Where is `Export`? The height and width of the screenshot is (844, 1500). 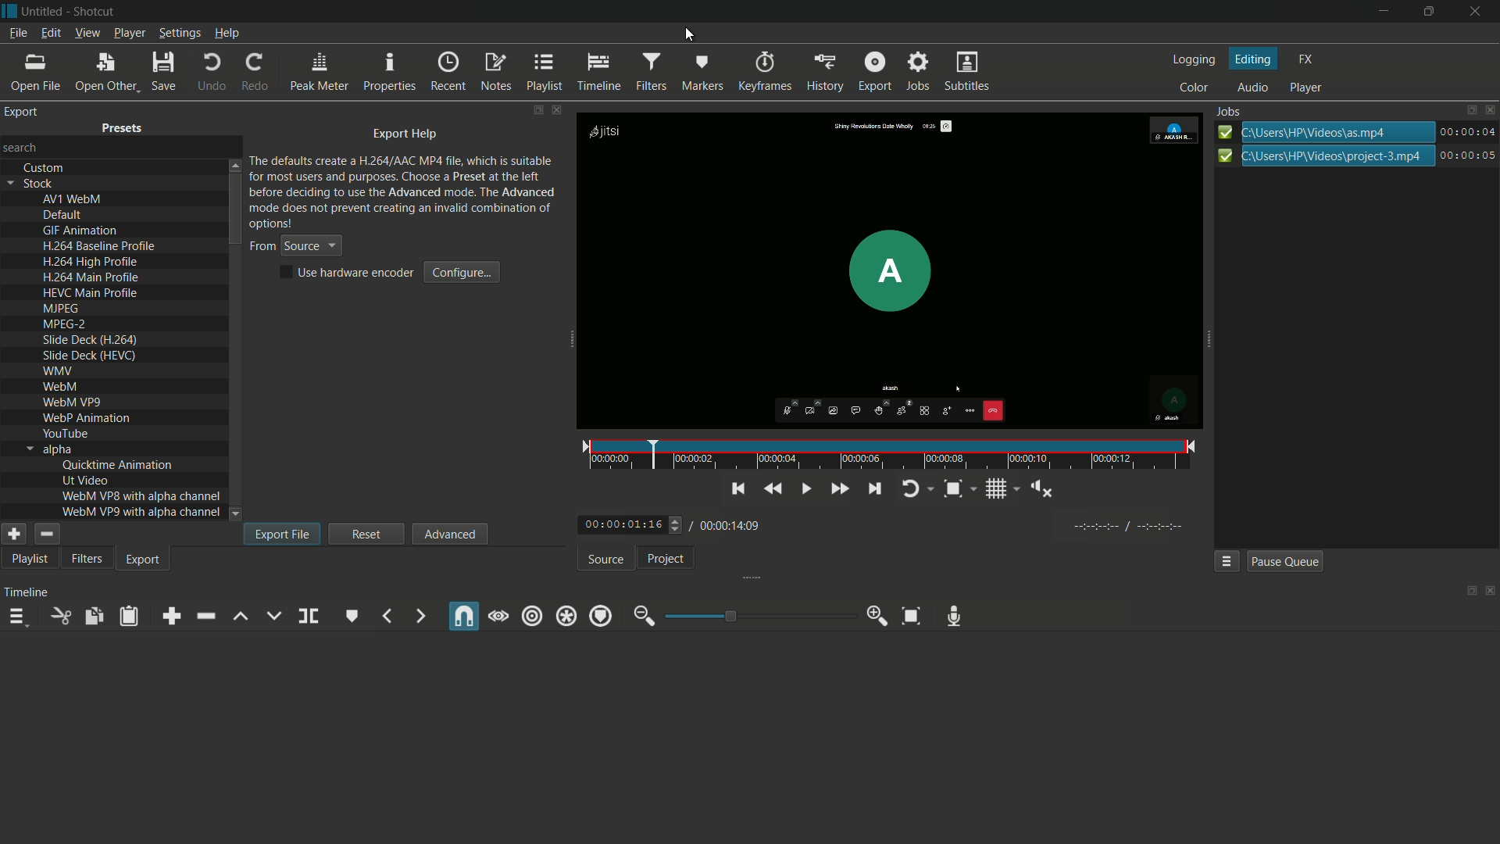 Export is located at coordinates (145, 560).